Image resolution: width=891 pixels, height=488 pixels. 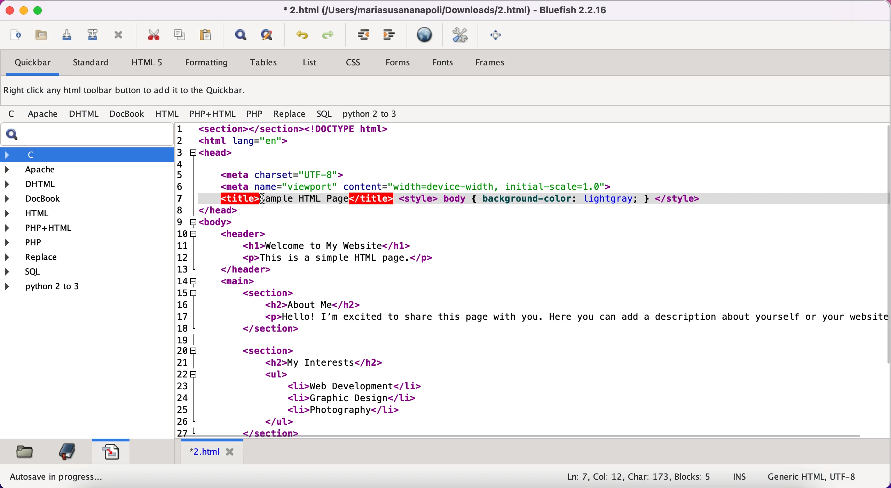 What do you see at coordinates (14, 115) in the screenshot?
I see `c` at bounding box center [14, 115].